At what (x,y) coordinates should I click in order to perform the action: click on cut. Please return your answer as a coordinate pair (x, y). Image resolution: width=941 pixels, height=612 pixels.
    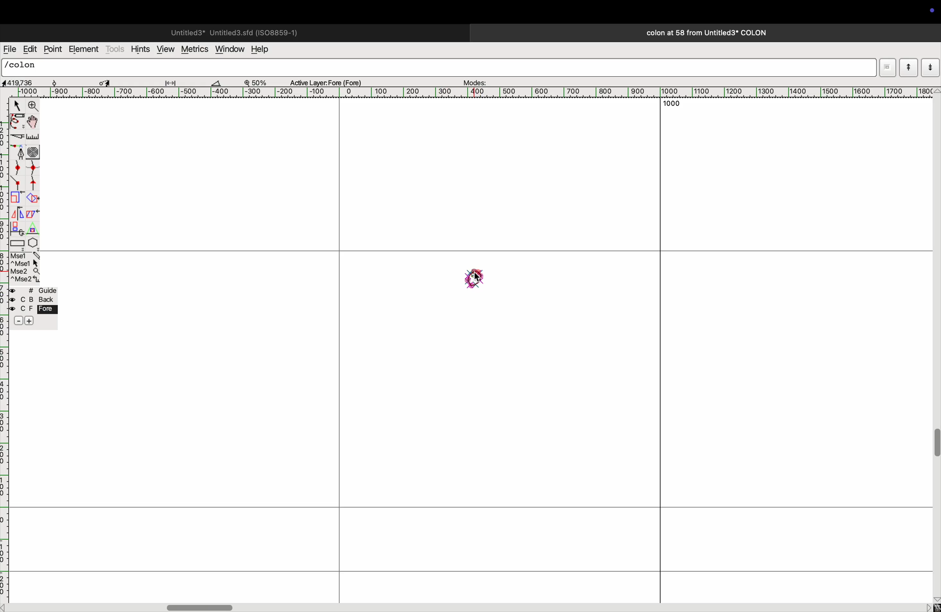
    Looking at the image, I should click on (221, 83).